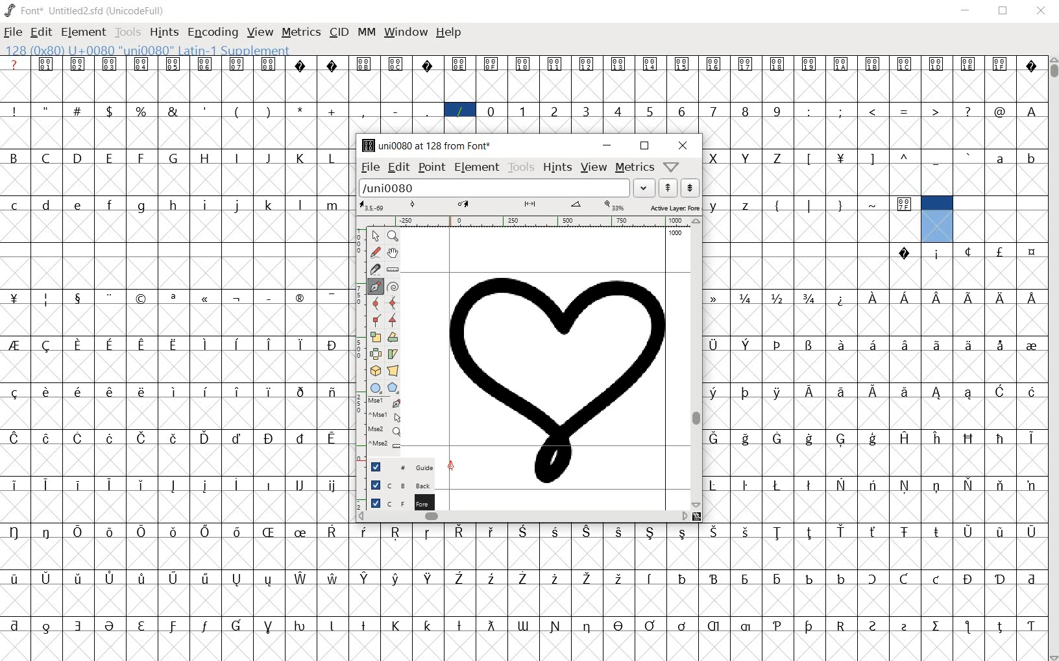 Image resolution: width=1059 pixels, height=661 pixels. What do you see at coordinates (905, 438) in the screenshot?
I see `glyph` at bounding box center [905, 438].